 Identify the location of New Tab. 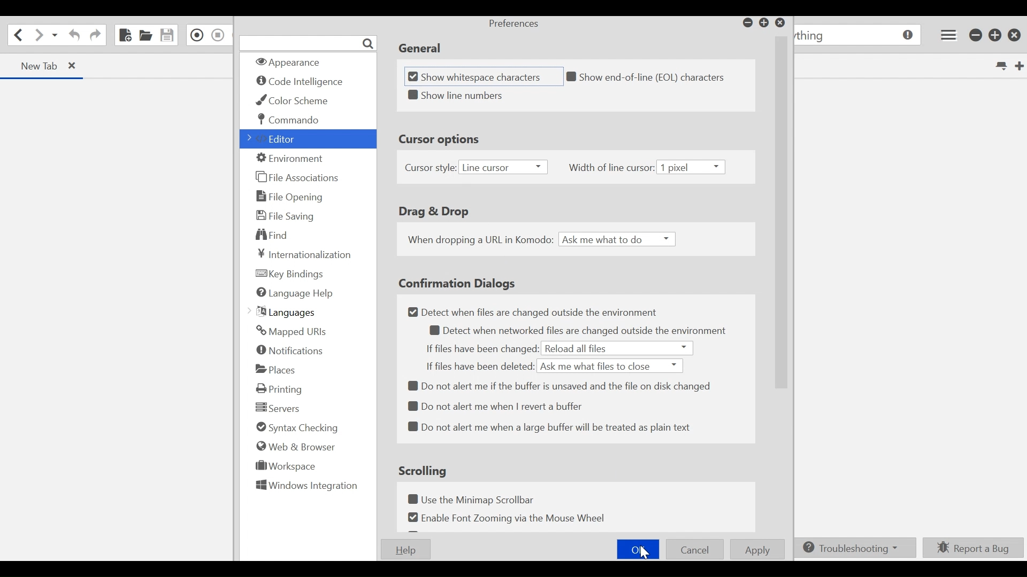
(1018, 65).